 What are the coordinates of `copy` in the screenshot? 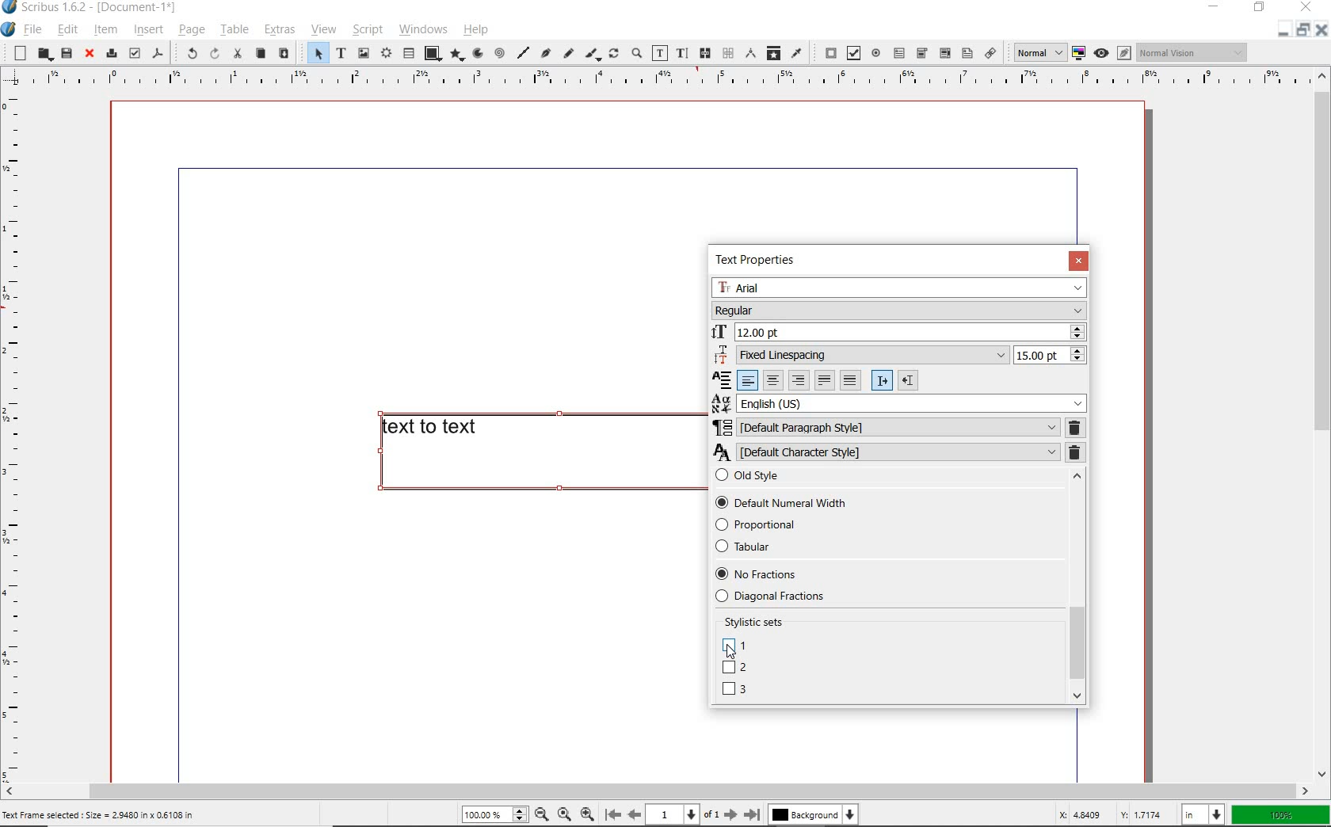 It's located at (260, 54).